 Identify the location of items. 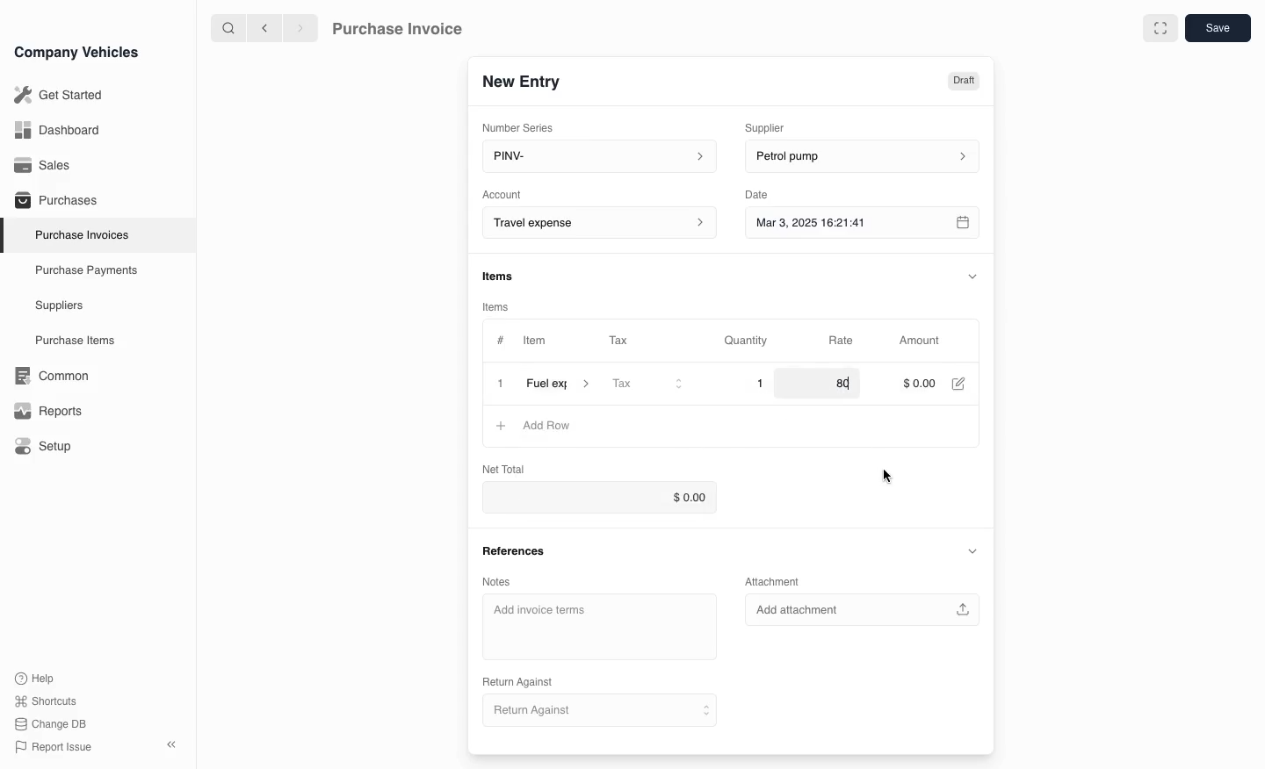
(500, 277).